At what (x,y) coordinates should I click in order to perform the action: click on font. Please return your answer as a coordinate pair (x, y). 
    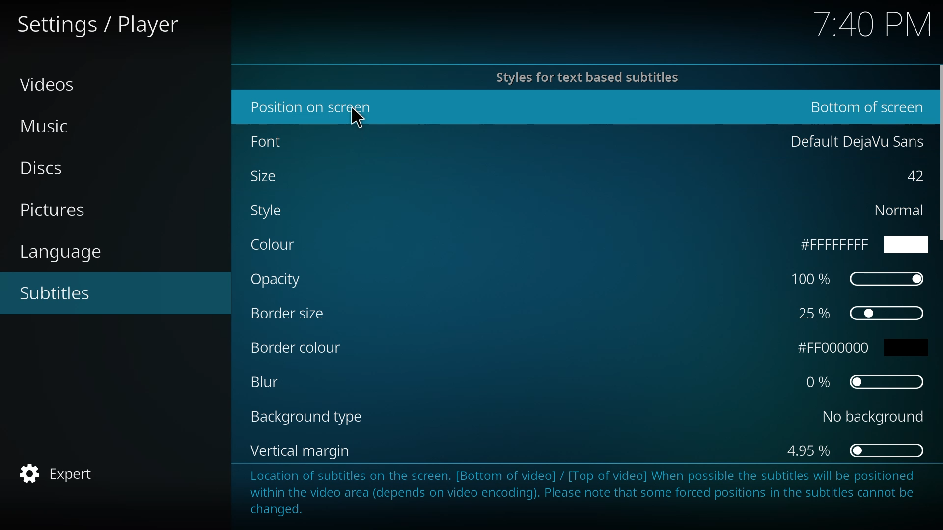
    Looking at the image, I should click on (270, 141).